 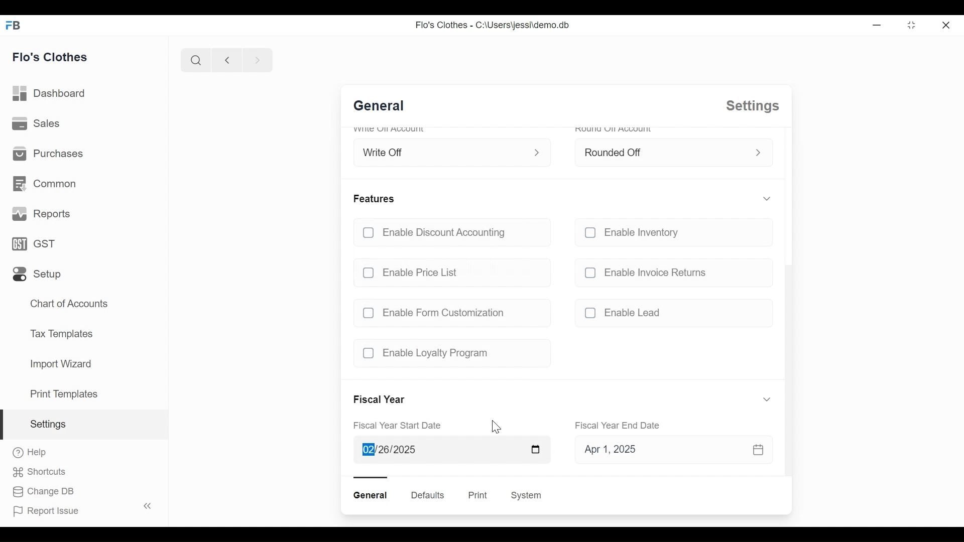 I want to click on Flo's Clothes - C:\Users\jessi\demo.db, so click(x=492, y=25).